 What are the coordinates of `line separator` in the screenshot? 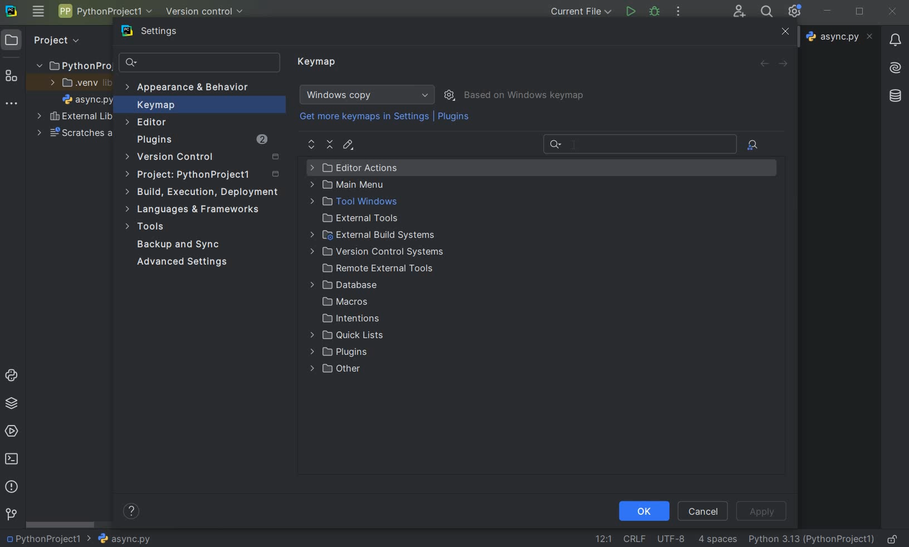 It's located at (634, 539).